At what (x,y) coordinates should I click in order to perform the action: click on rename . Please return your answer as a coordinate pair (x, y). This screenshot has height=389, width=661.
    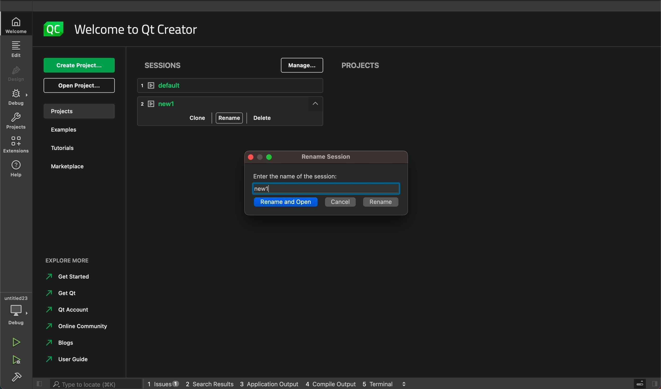
    Looking at the image, I should click on (334, 157).